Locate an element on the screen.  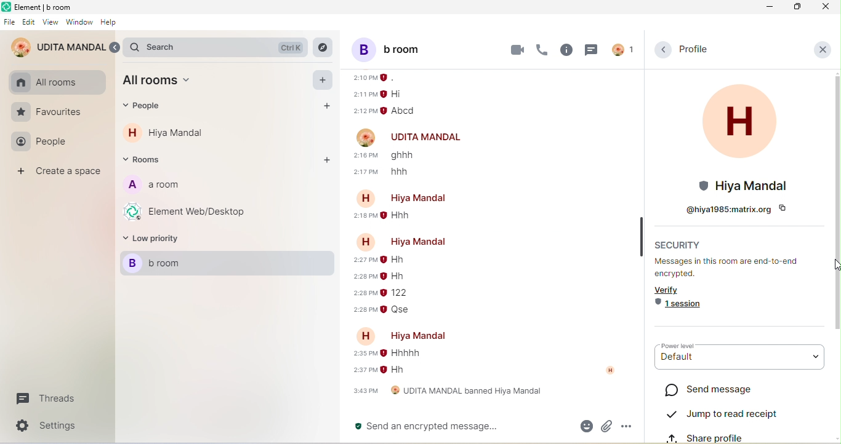
rooms is located at coordinates (147, 160).